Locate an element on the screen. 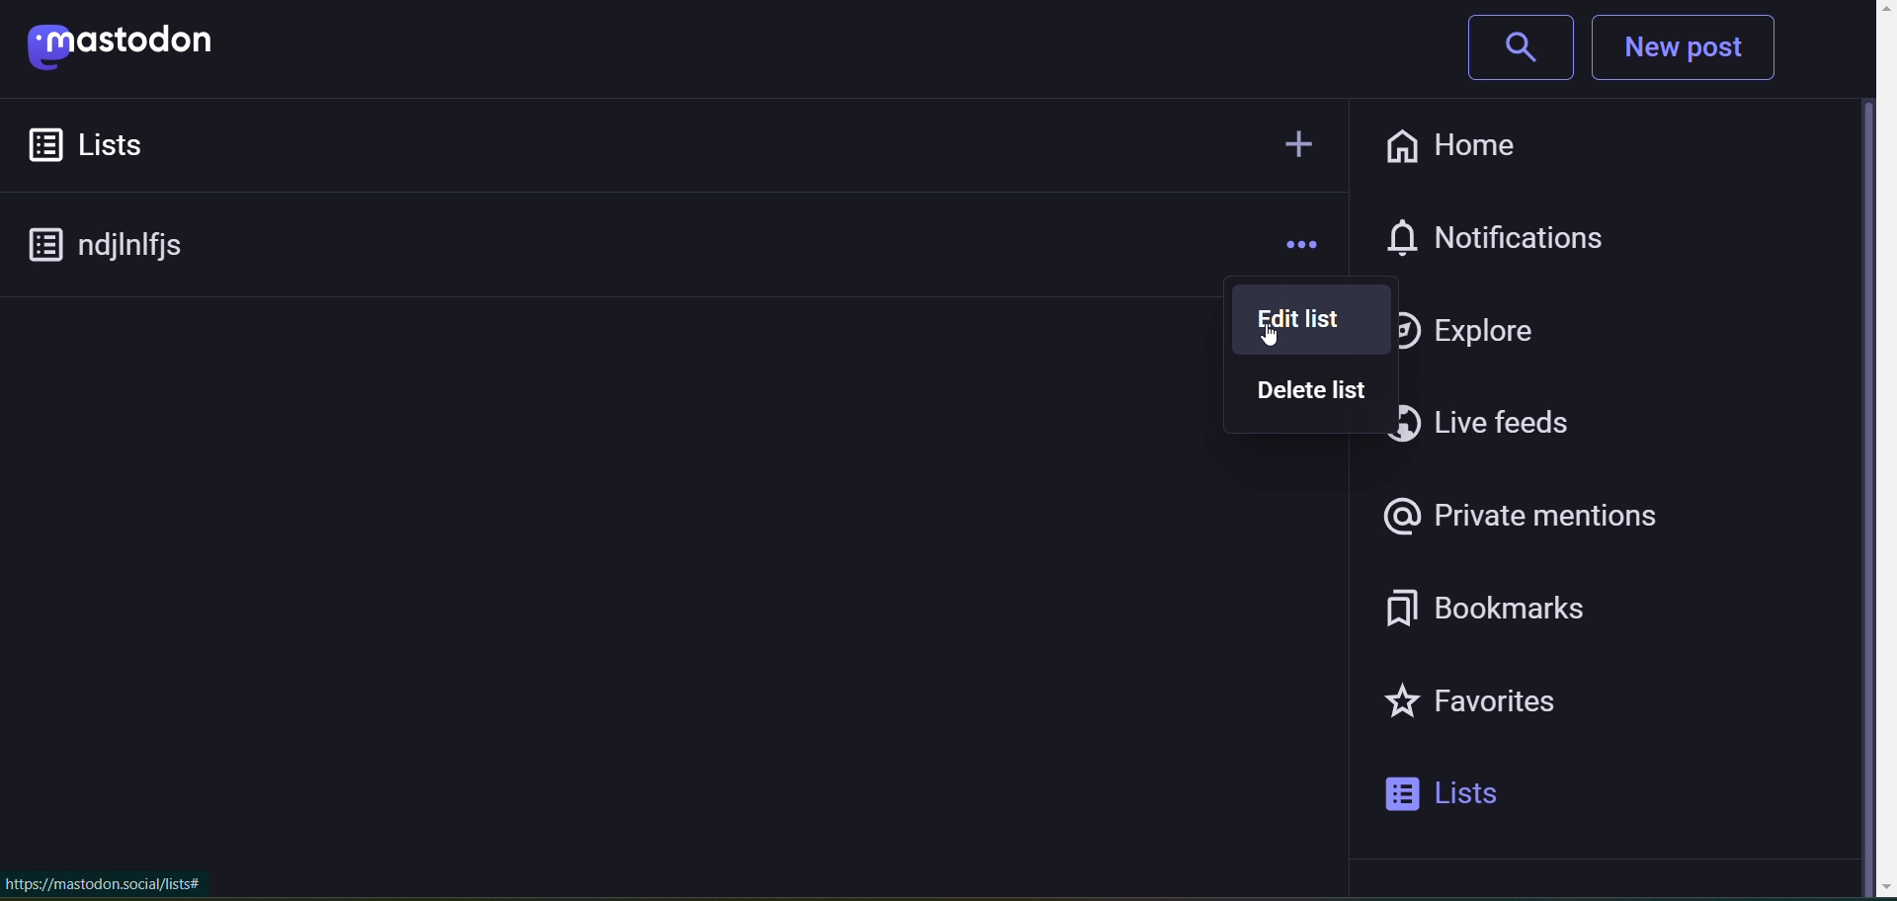  live feeds is located at coordinates (1505, 426).